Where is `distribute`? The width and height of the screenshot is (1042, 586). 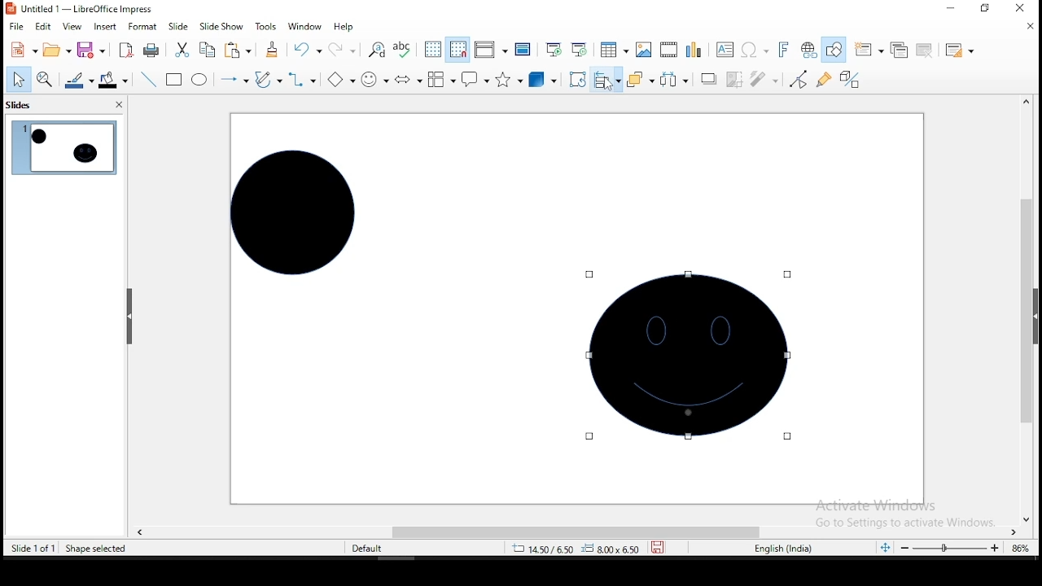
distribute is located at coordinates (673, 80).